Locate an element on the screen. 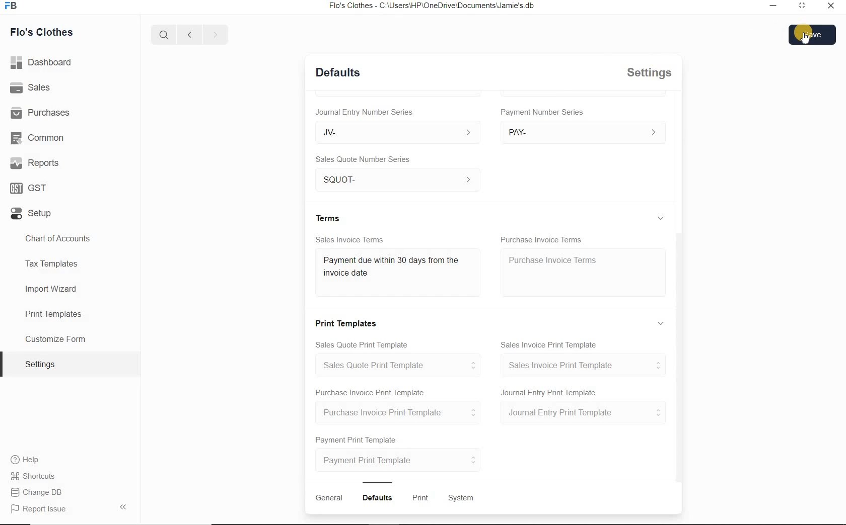 Image resolution: width=846 pixels, height=525 pixels. Sales Invoice Print Template is located at coordinates (549, 344).